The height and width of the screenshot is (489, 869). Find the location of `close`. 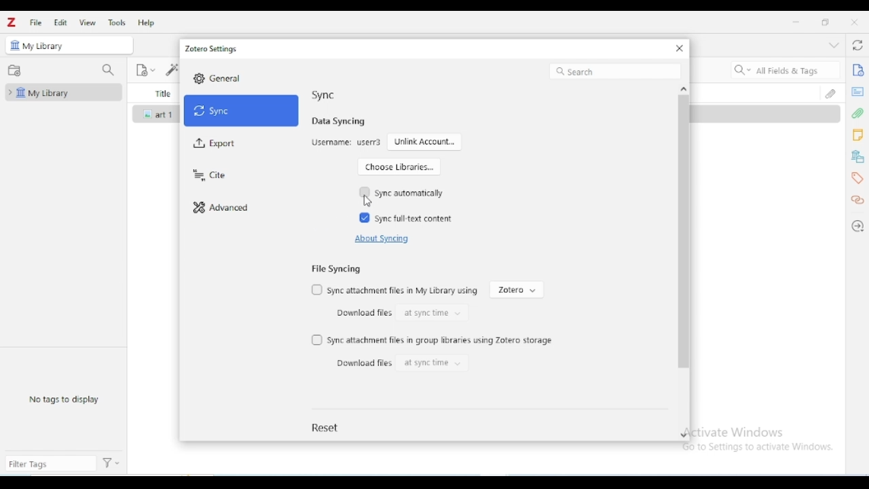

close is located at coordinates (680, 48).